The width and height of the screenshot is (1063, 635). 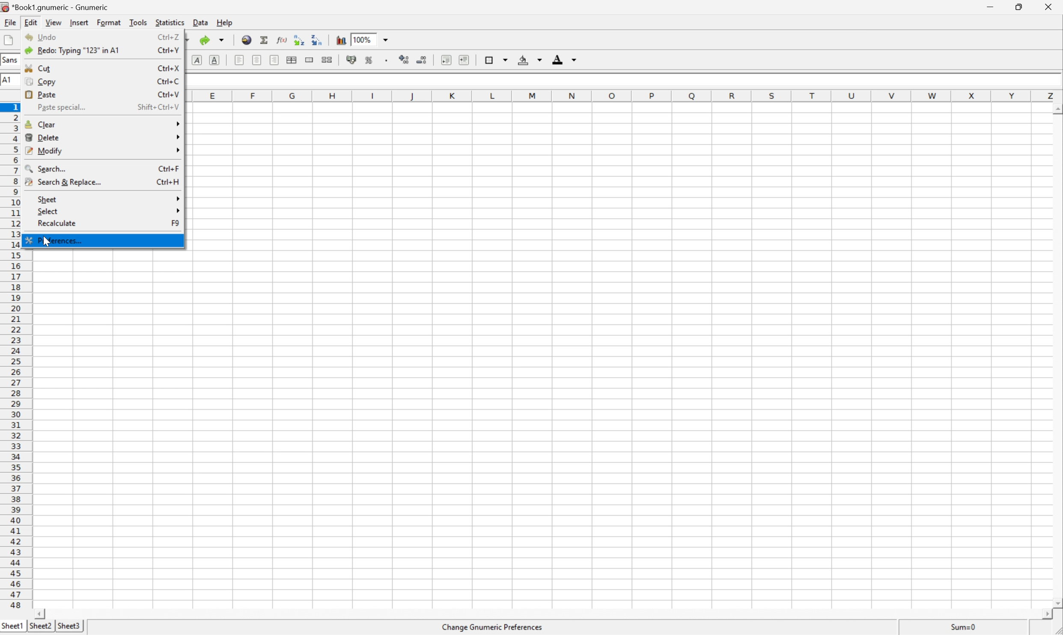 I want to click on clear, so click(x=102, y=125).